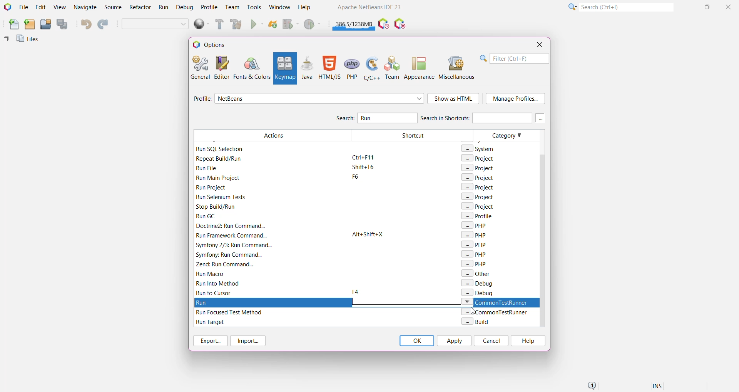 Image resolution: width=739 pixels, height=392 pixels. I want to click on Category, so click(493, 315).